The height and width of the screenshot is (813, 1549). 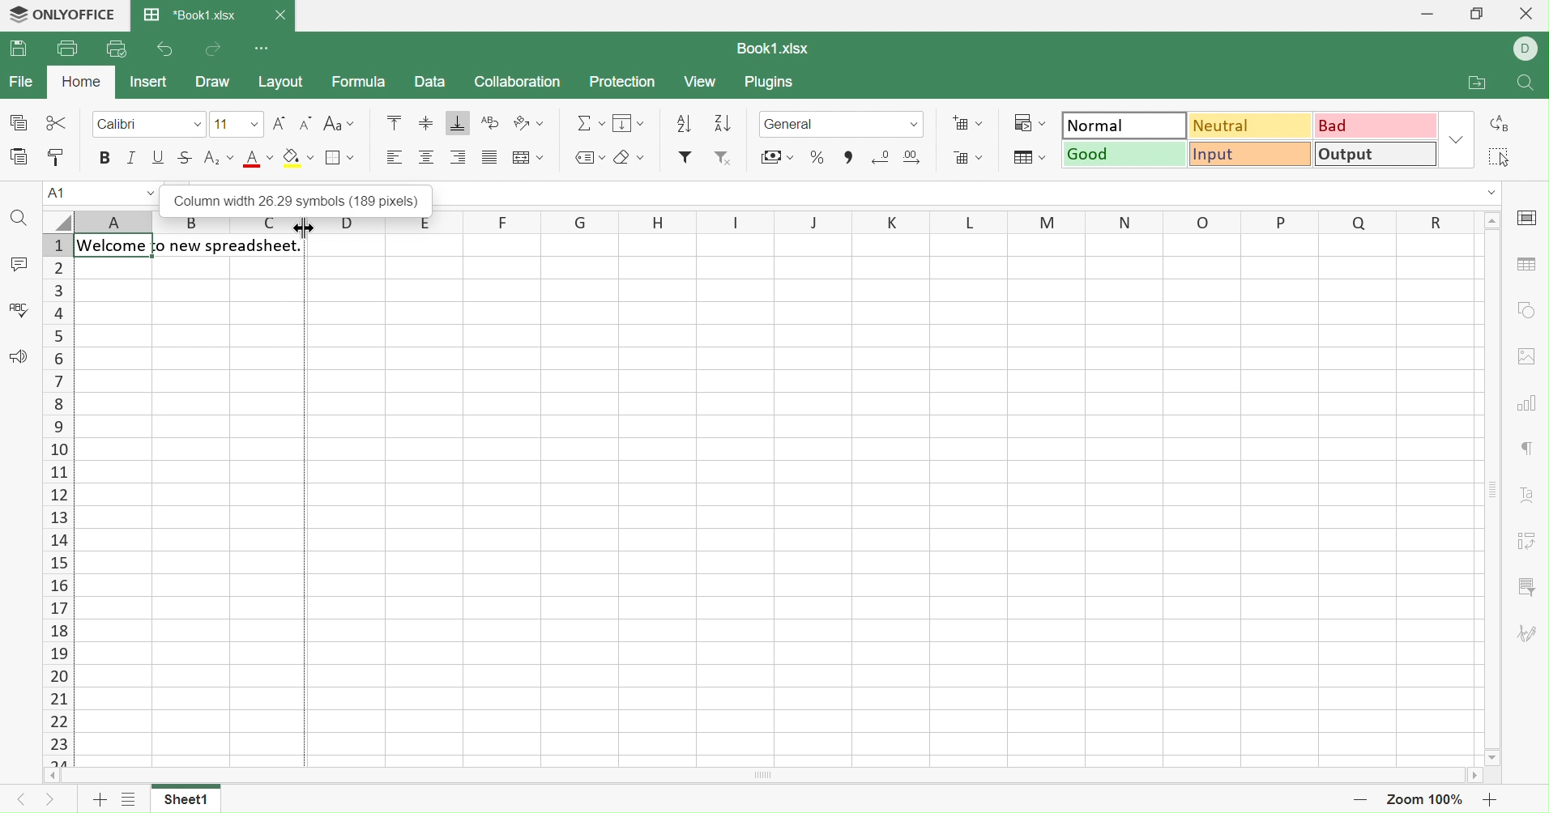 I want to click on Book1.xlsx, so click(x=775, y=46).